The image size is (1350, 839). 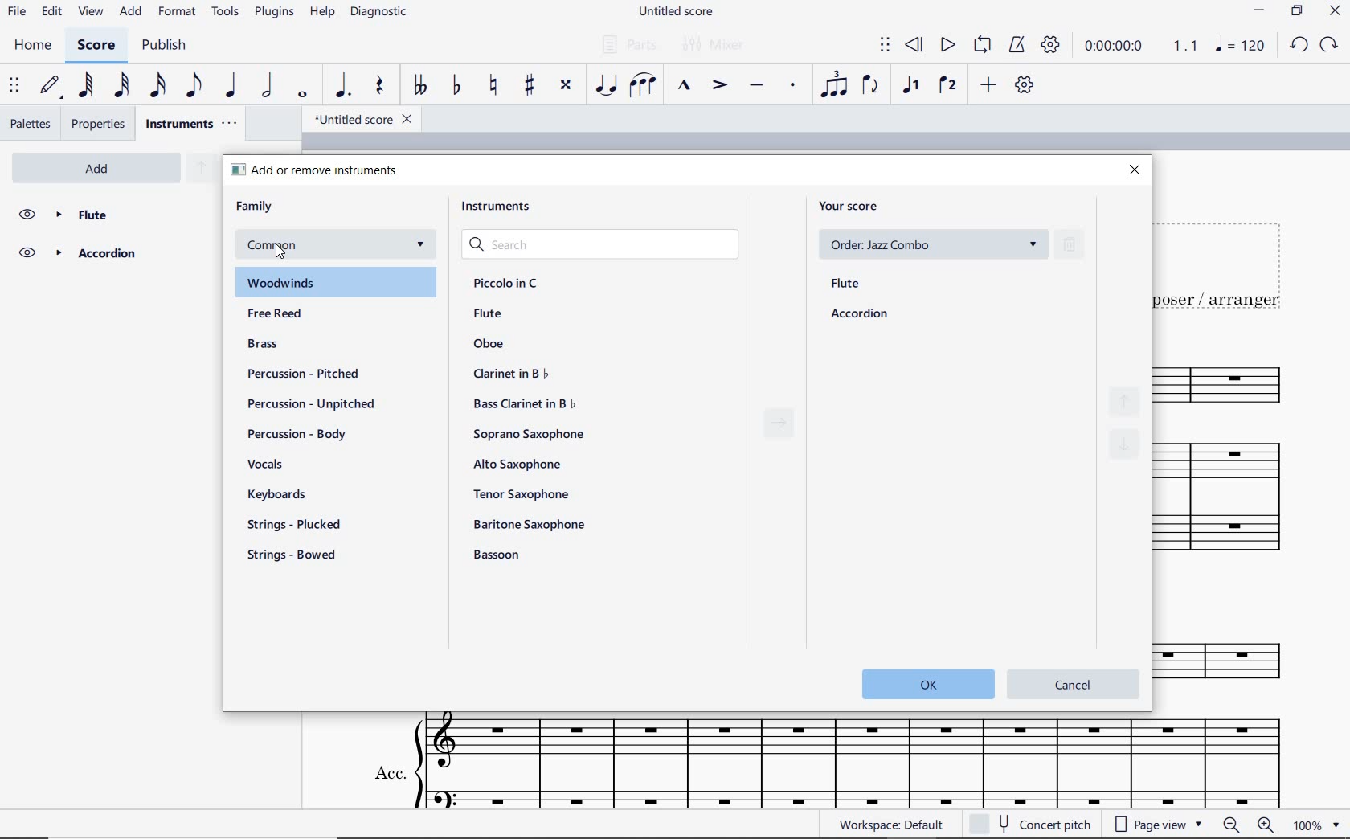 I want to click on woodwinds, so click(x=328, y=284).